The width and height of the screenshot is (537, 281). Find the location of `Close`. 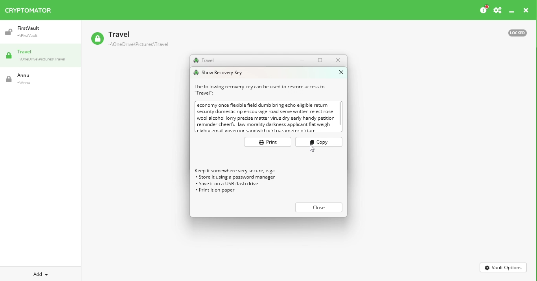

Close is located at coordinates (526, 11).